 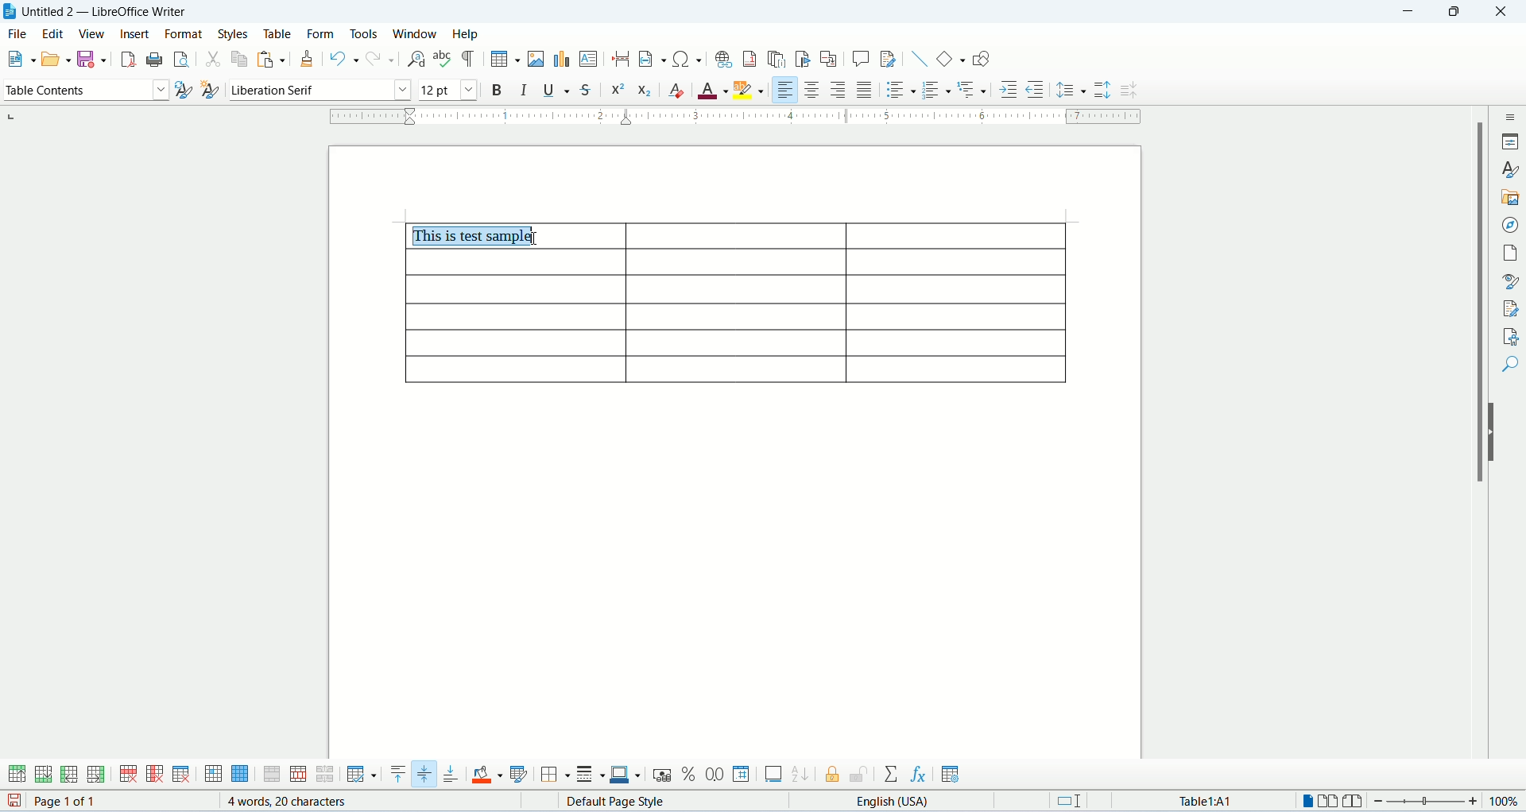 What do you see at coordinates (725, 58) in the screenshot?
I see `insert hyperlink` at bounding box center [725, 58].